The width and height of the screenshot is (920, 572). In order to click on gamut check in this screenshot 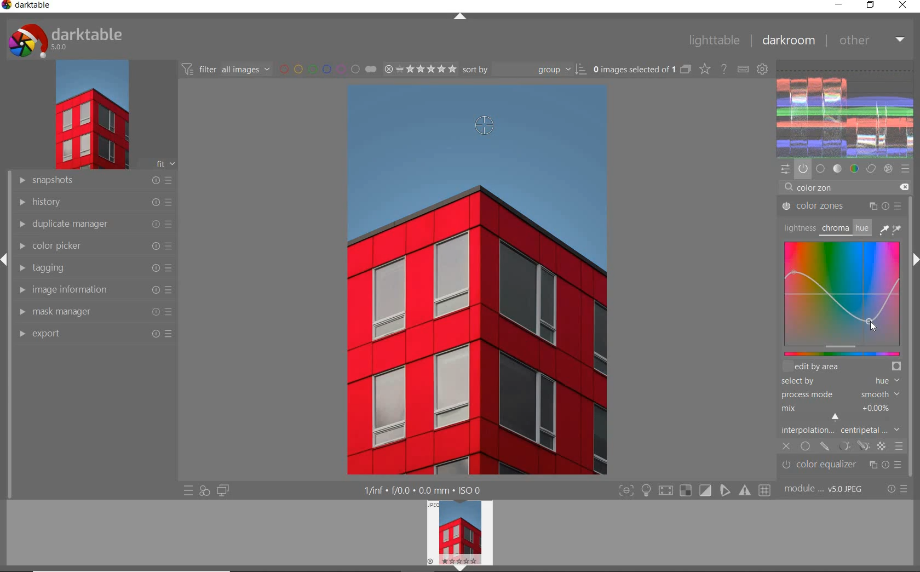, I will do `click(685, 490)`.